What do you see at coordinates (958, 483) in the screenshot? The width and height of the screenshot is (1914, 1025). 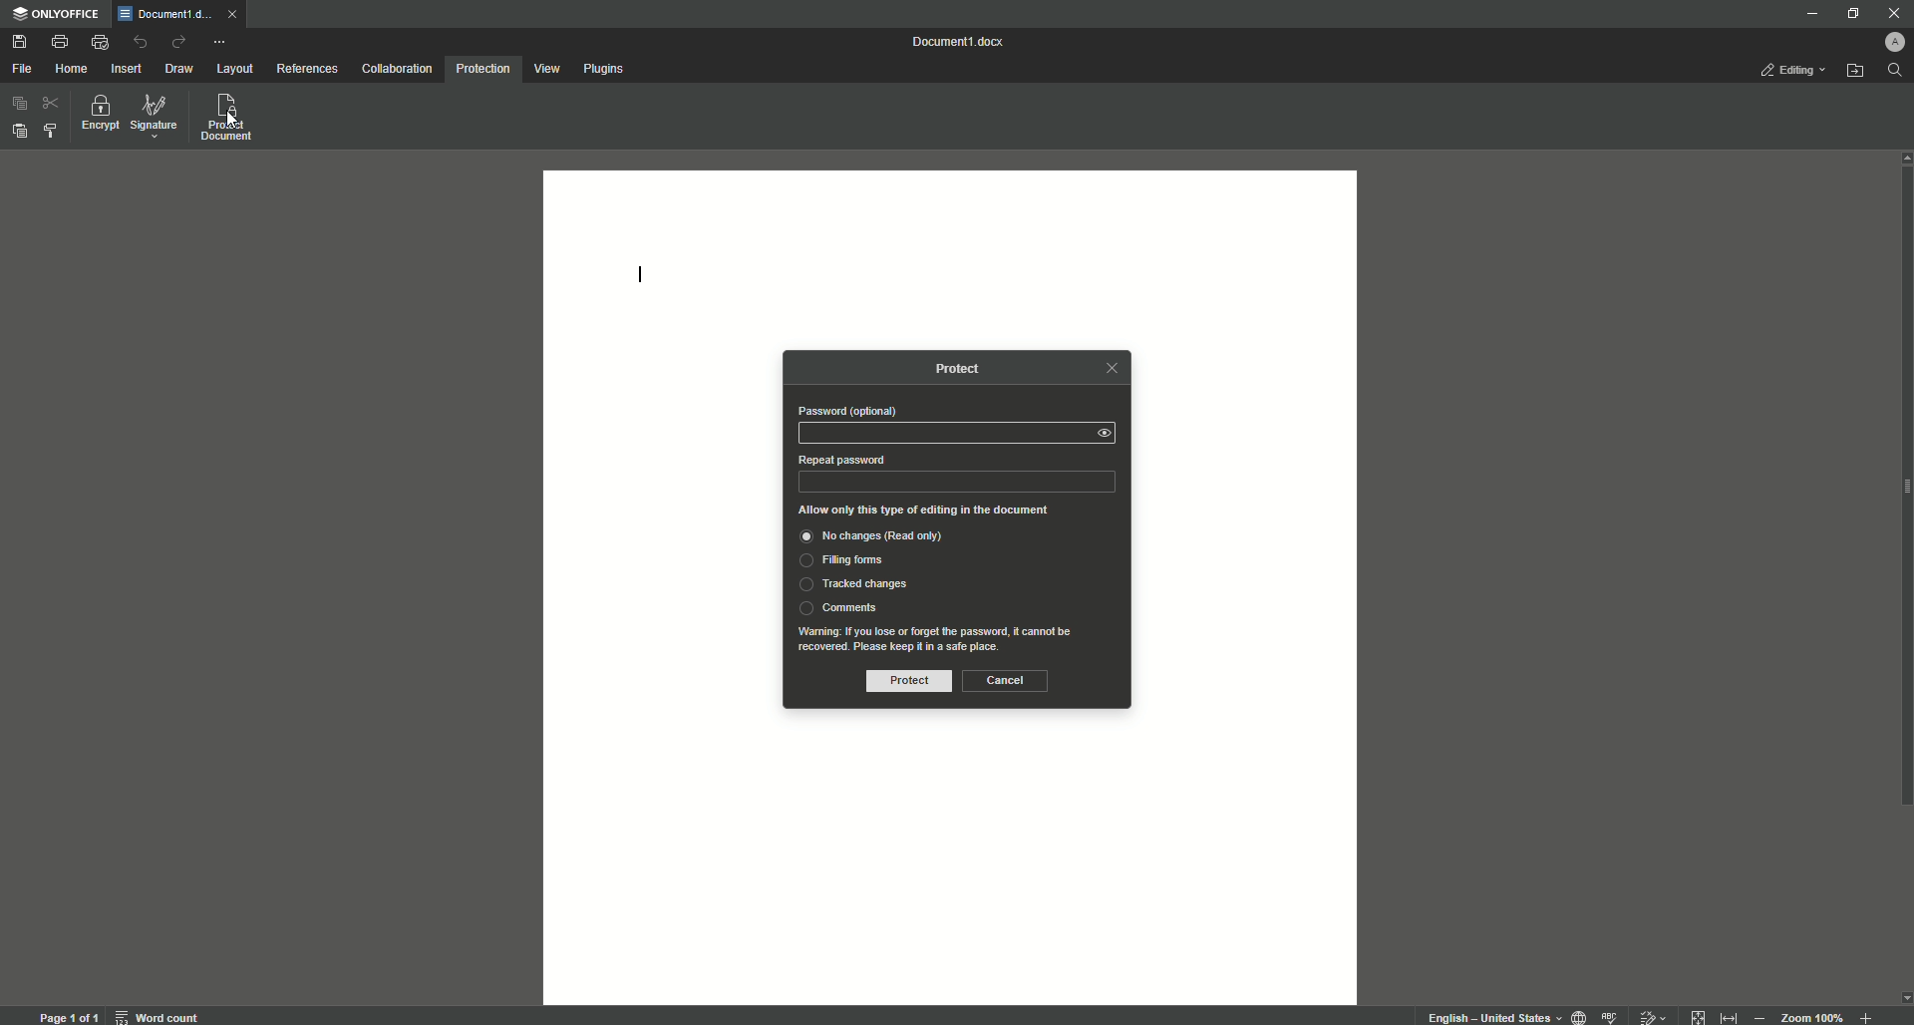 I see `type` at bounding box center [958, 483].